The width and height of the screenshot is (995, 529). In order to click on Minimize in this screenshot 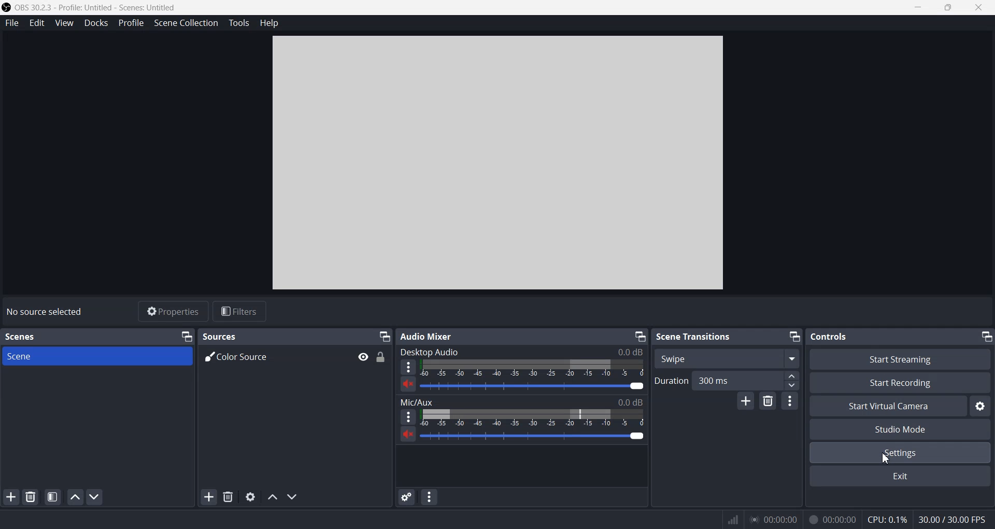, I will do `click(186, 336)`.